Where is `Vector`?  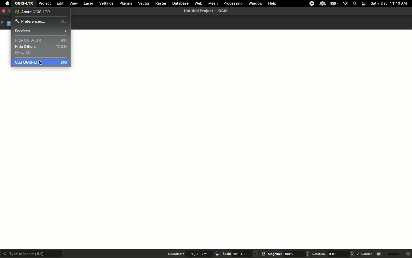 Vector is located at coordinates (144, 3).